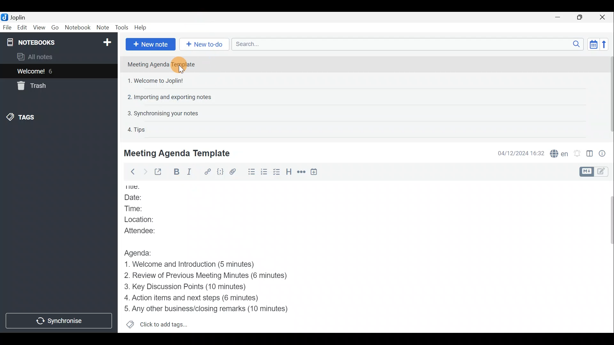  Describe the element at coordinates (22, 28) in the screenshot. I see `Edit` at that location.